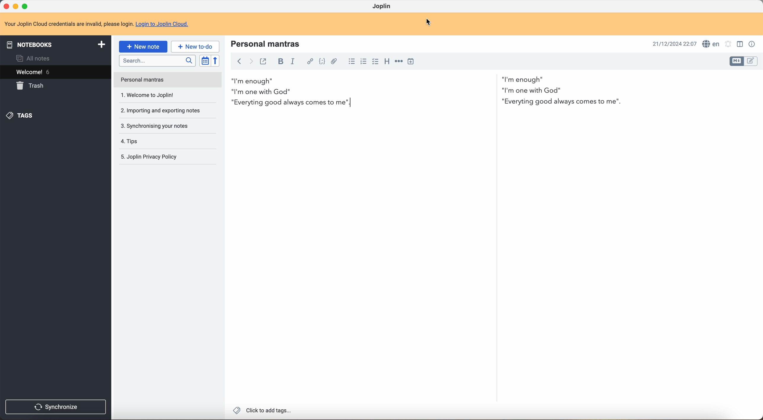  Describe the element at coordinates (31, 86) in the screenshot. I see `trash` at that location.